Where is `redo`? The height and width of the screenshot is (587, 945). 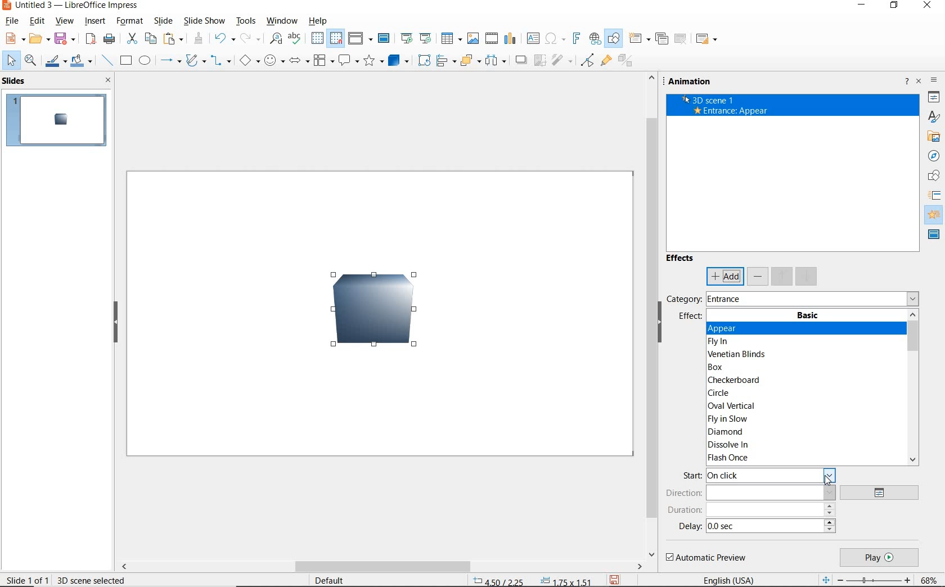 redo is located at coordinates (249, 39).